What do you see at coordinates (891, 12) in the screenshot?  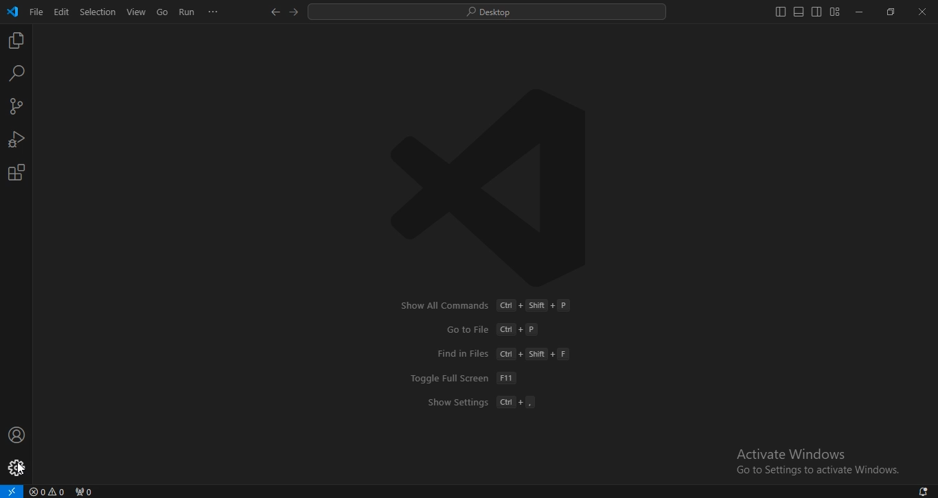 I see `restore` at bounding box center [891, 12].